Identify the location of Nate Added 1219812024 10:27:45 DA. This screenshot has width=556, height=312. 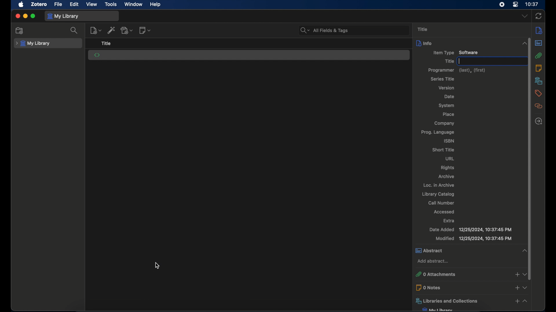
(472, 229).